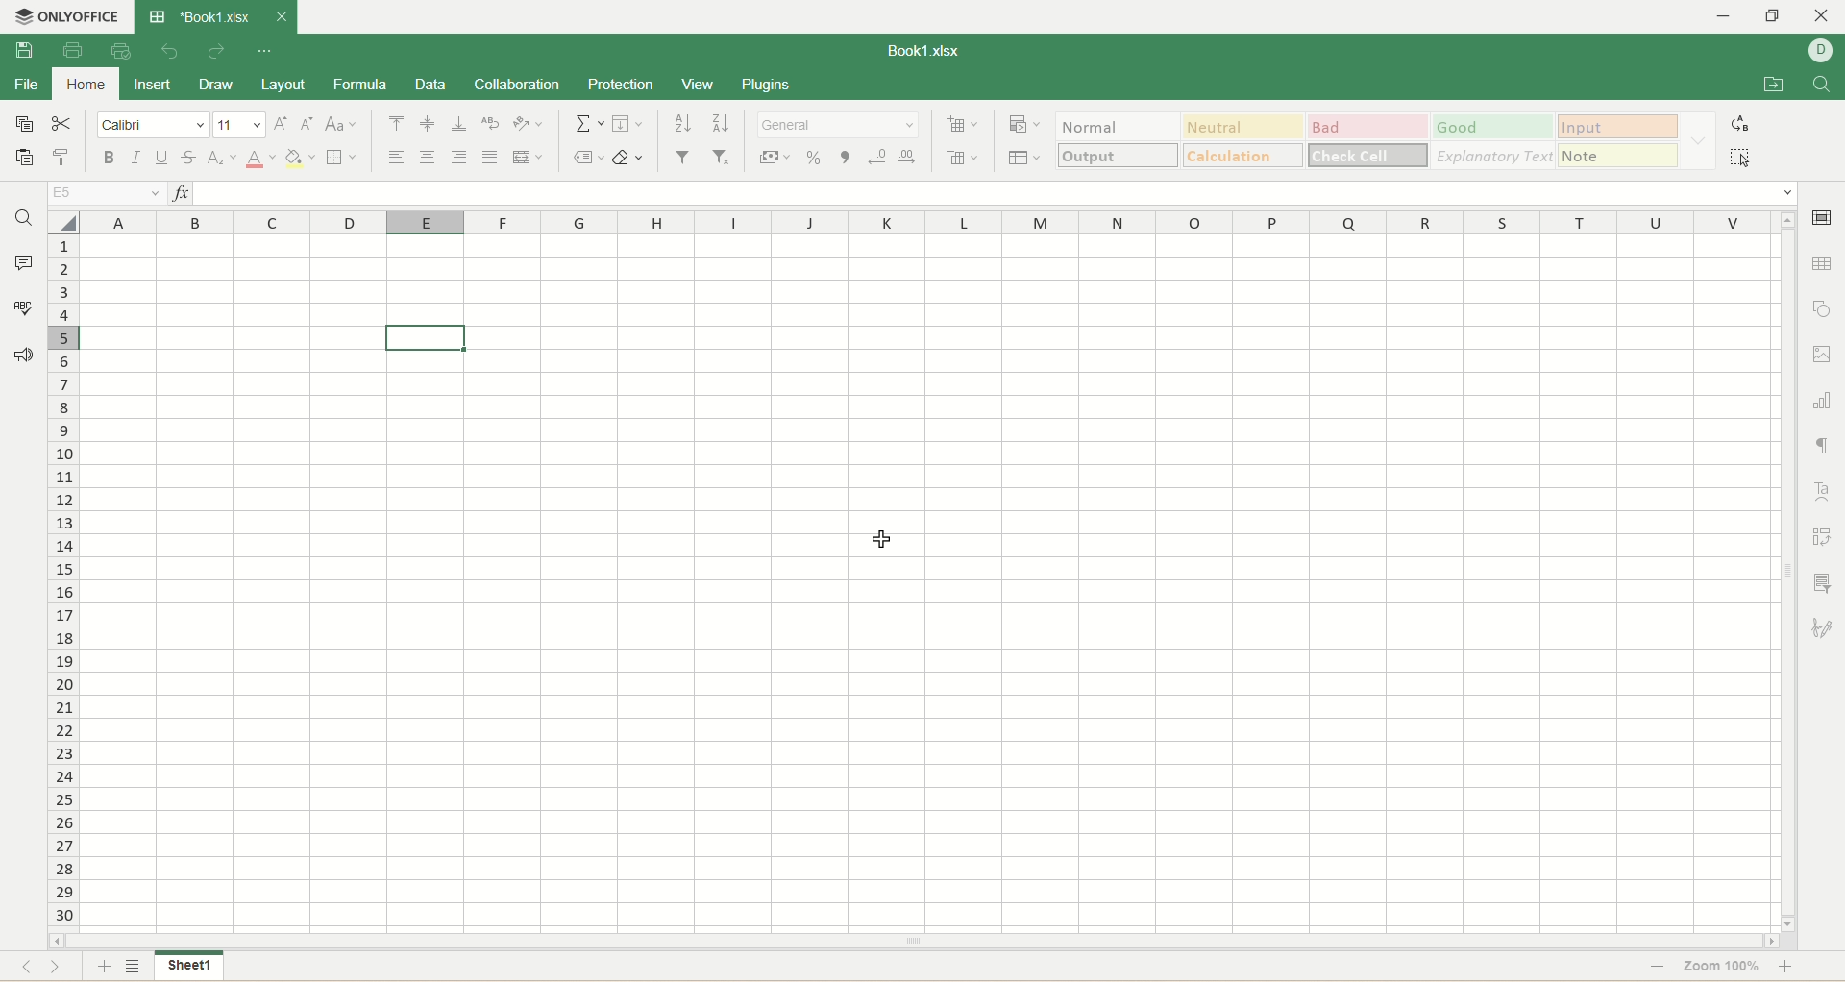 This screenshot has width=1845, height=982. Describe the element at coordinates (932, 52) in the screenshot. I see `book1.xlsx` at that location.